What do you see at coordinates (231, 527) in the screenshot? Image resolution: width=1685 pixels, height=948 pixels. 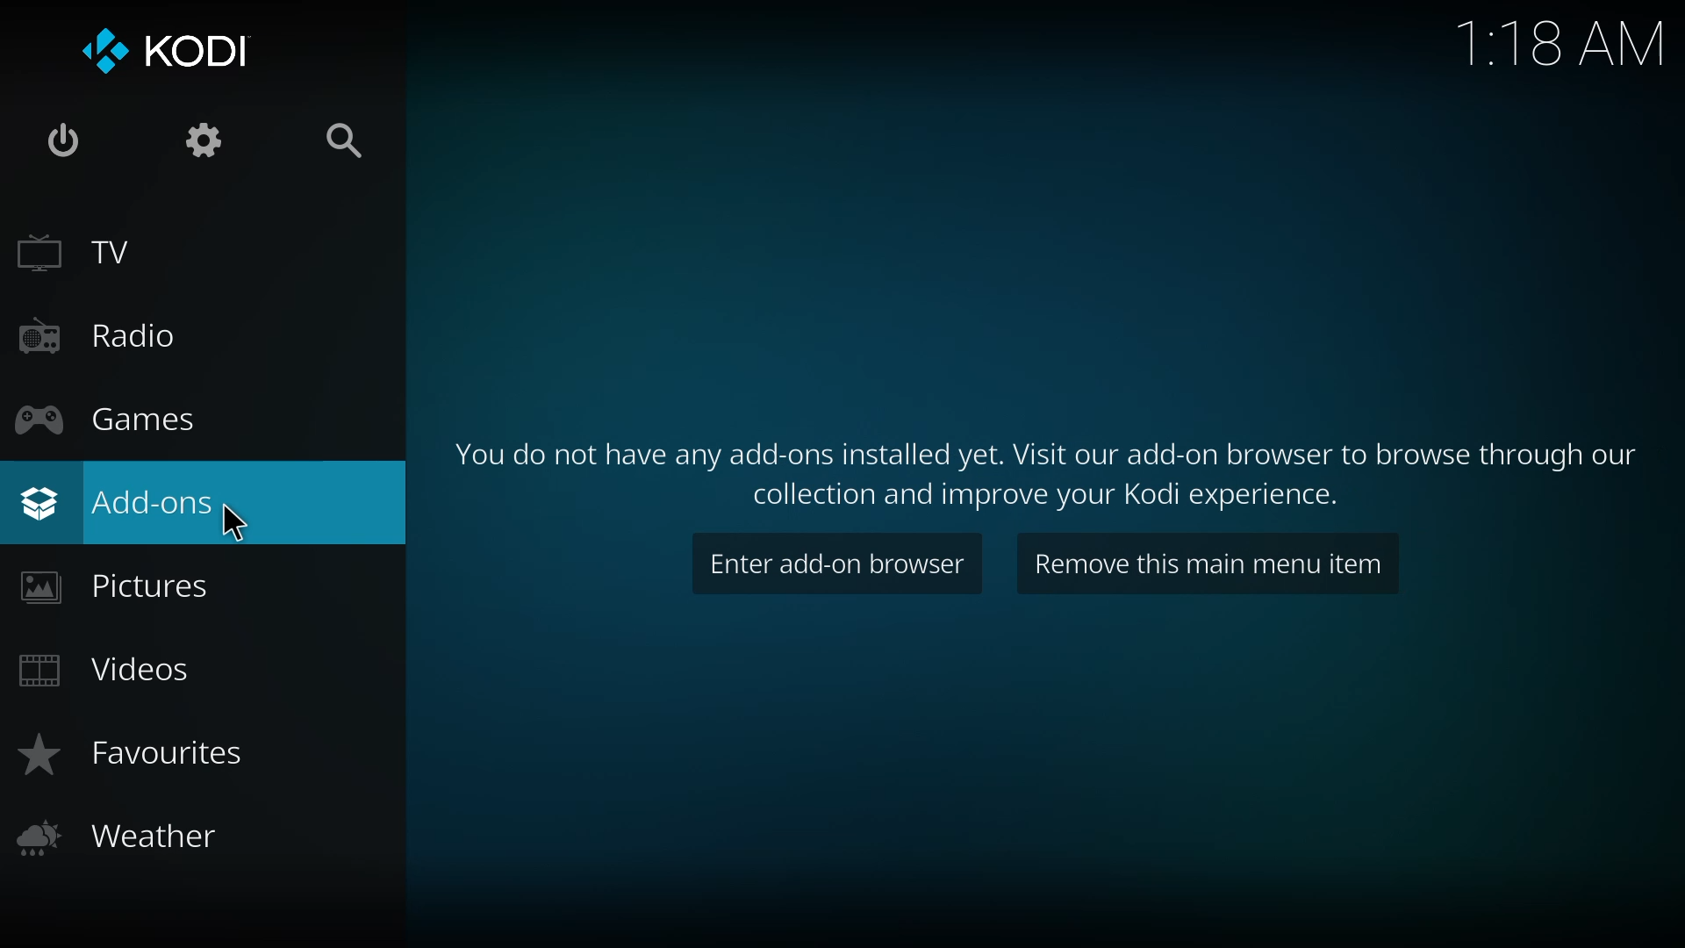 I see `cursor` at bounding box center [231, 527].